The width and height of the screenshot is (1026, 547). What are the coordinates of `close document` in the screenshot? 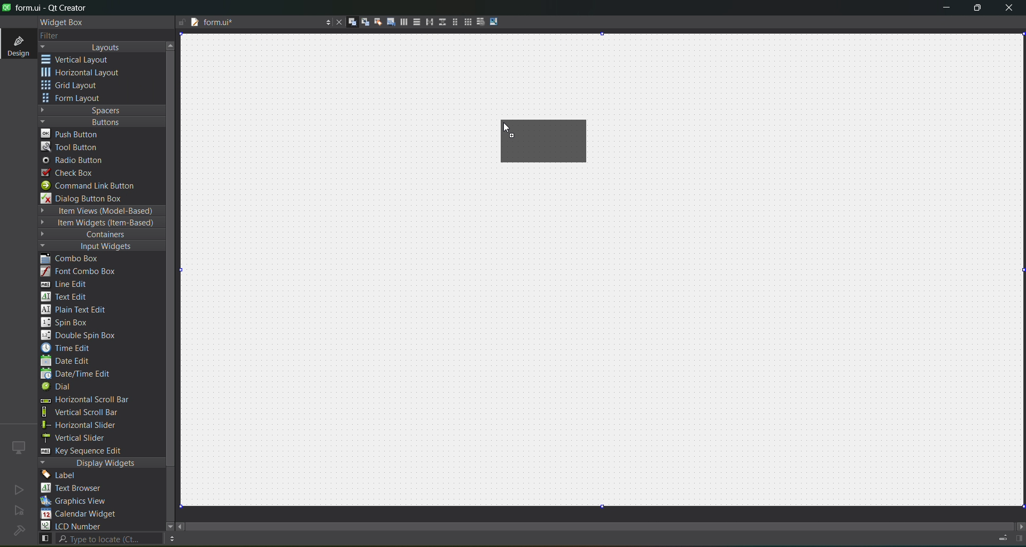 It's located at (337, 23).